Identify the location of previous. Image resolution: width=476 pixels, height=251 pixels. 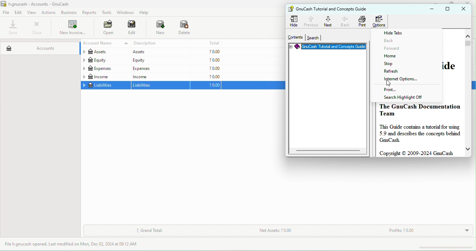
(310, 21).